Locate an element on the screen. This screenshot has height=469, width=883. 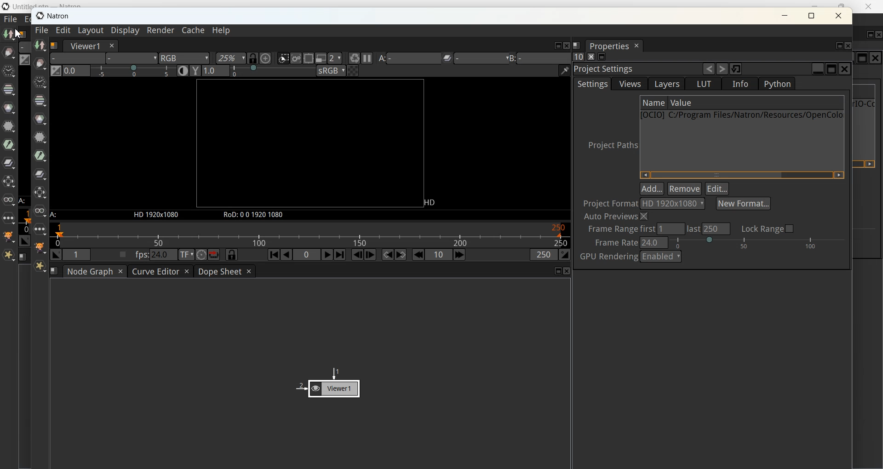
Merge is located at coordinates (9, 162).